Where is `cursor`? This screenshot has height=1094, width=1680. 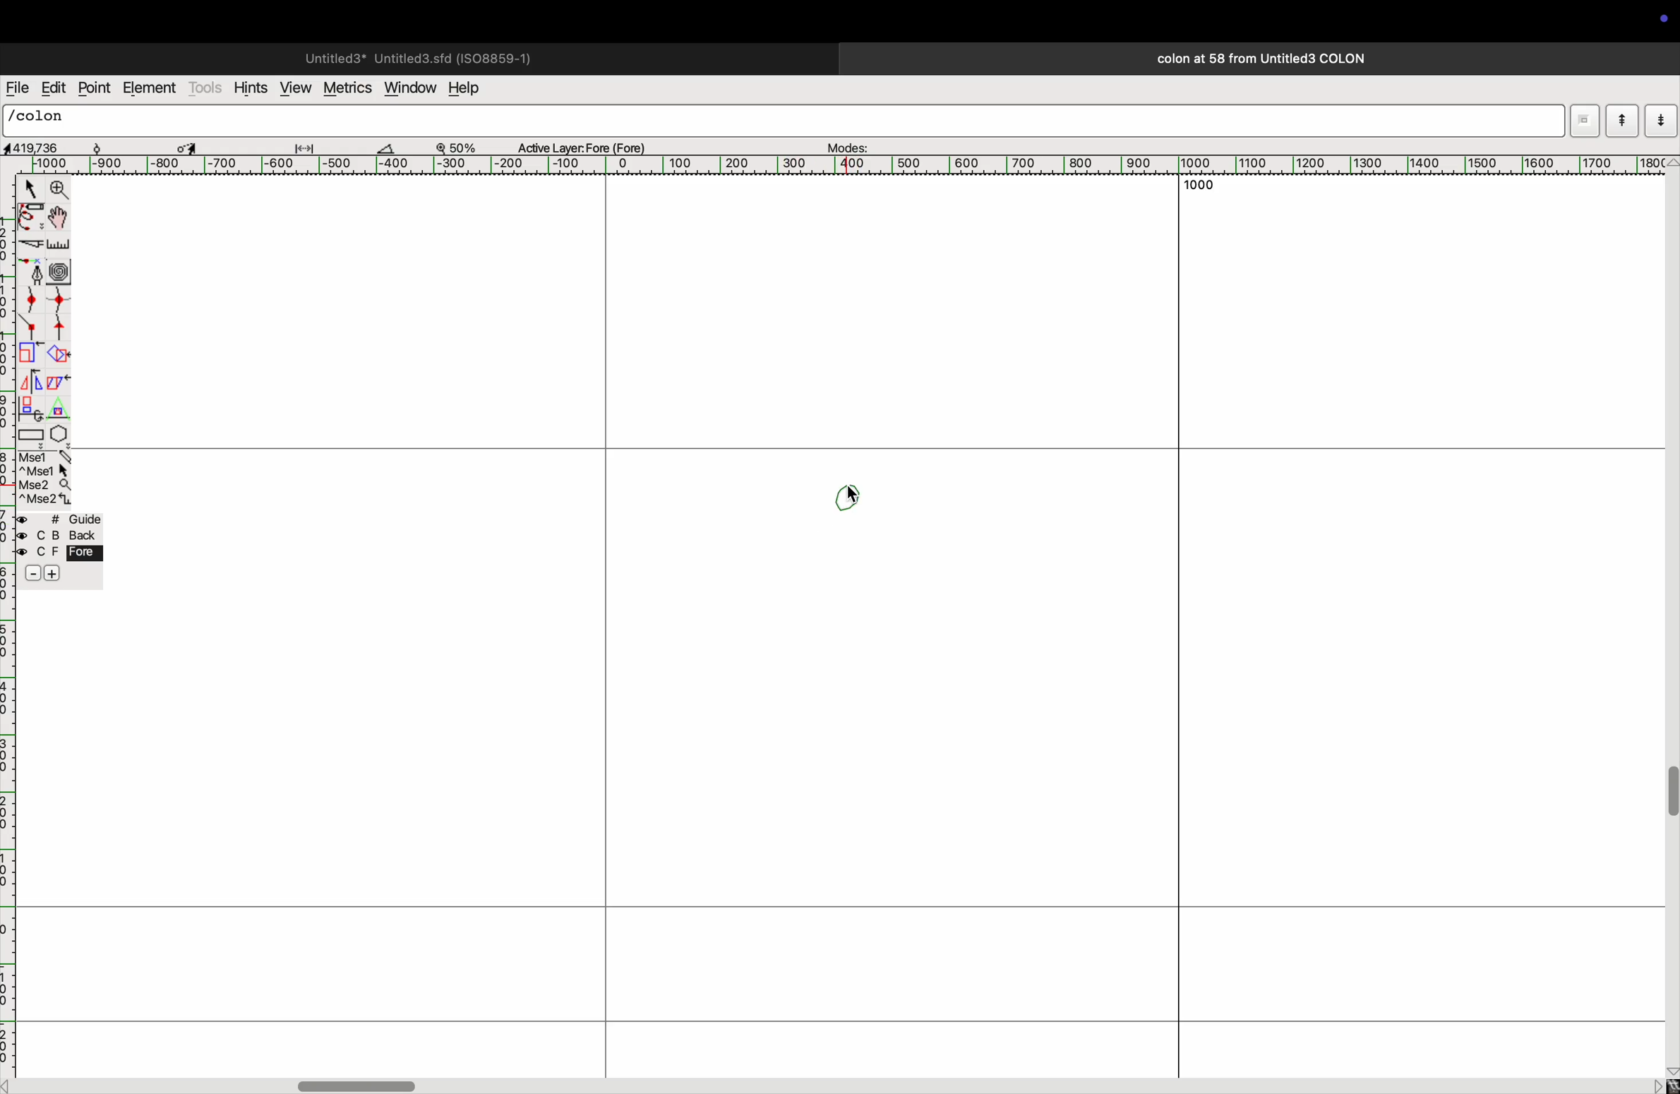 cursor is located at coordinates (28, 188).